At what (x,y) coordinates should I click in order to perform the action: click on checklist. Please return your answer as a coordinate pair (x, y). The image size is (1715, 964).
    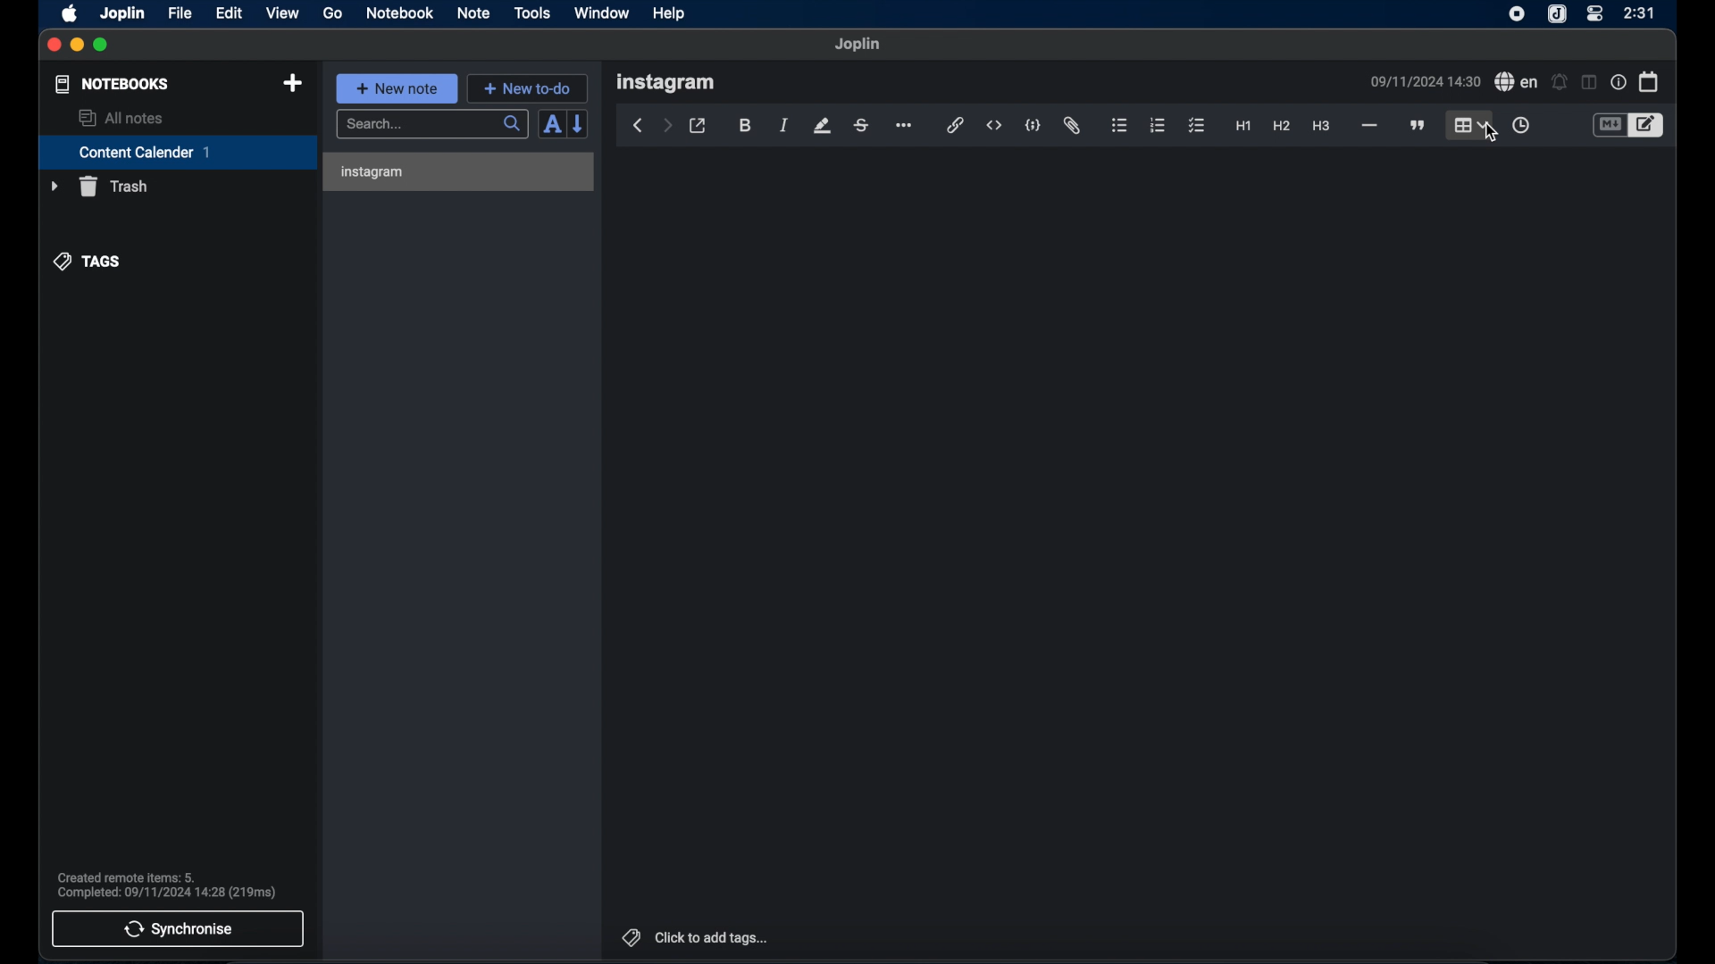
    Looking at the image, I should click on (1198, 127).